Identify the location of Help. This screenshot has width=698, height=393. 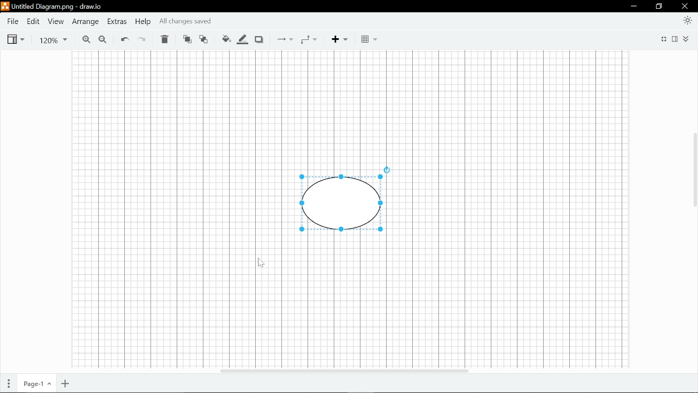
(142, 21).